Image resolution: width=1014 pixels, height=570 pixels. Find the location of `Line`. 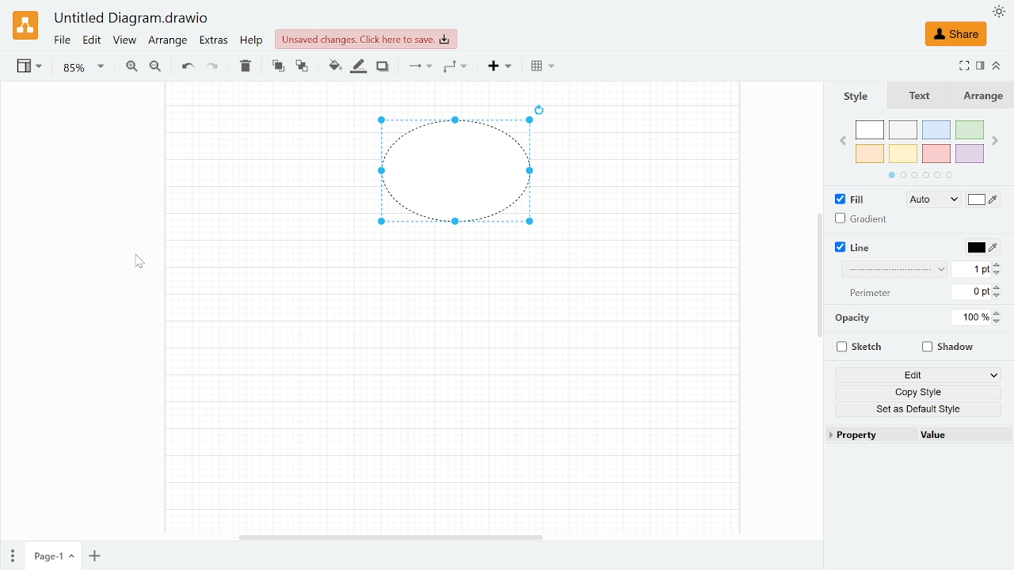

Line is located at coordinates (863, 248).